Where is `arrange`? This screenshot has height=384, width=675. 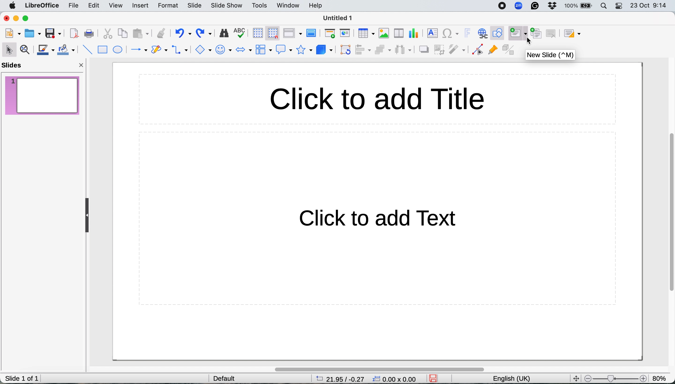
arrange is located at coordinates (382, 50).